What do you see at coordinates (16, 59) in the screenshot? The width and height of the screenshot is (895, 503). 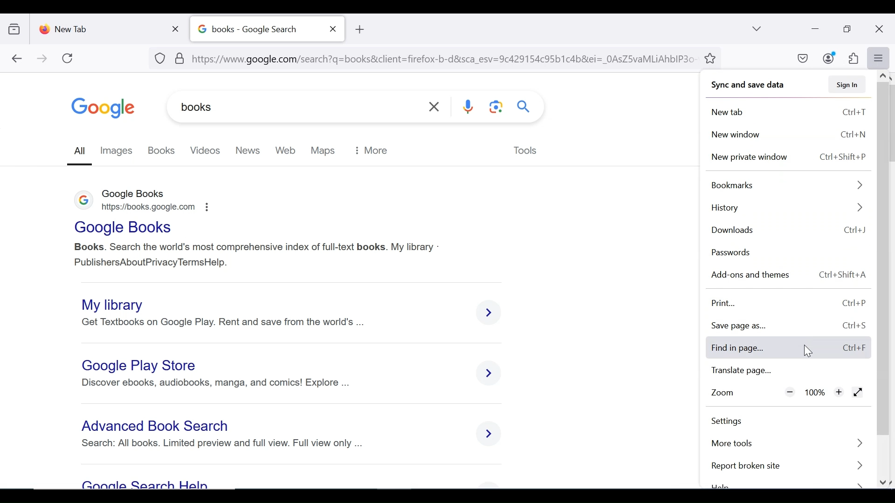 I see `back` at bounding box center [16, 59].